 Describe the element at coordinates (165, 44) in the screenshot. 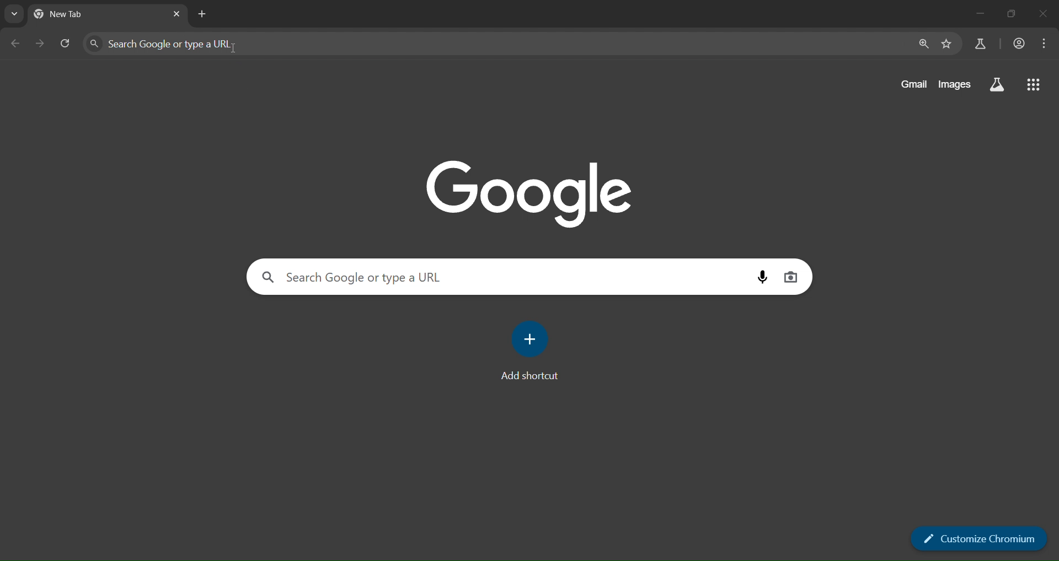

I see `Search Google or type a URL` at that location.